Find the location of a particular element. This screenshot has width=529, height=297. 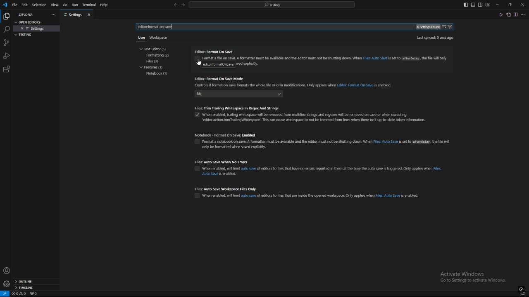

forward is located at coordinates (183, 5).